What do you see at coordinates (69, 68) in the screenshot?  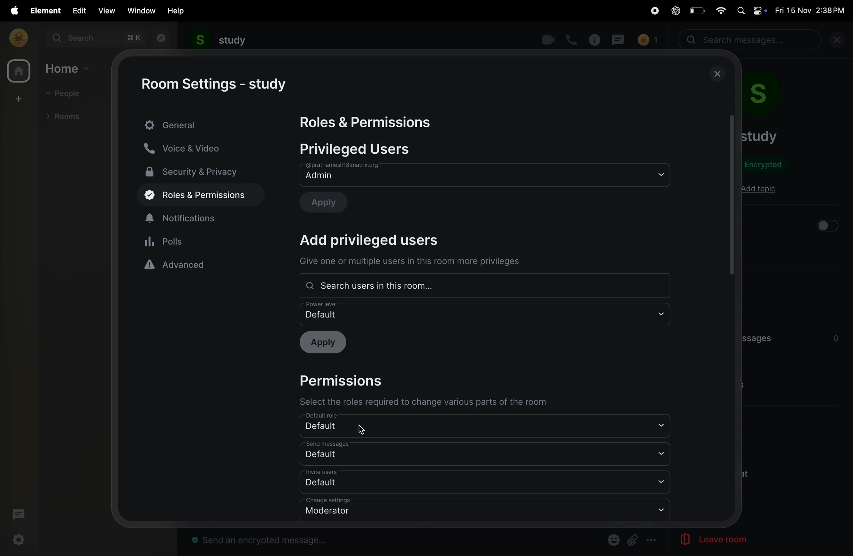 I see `home` at bounding box center [69, 68].